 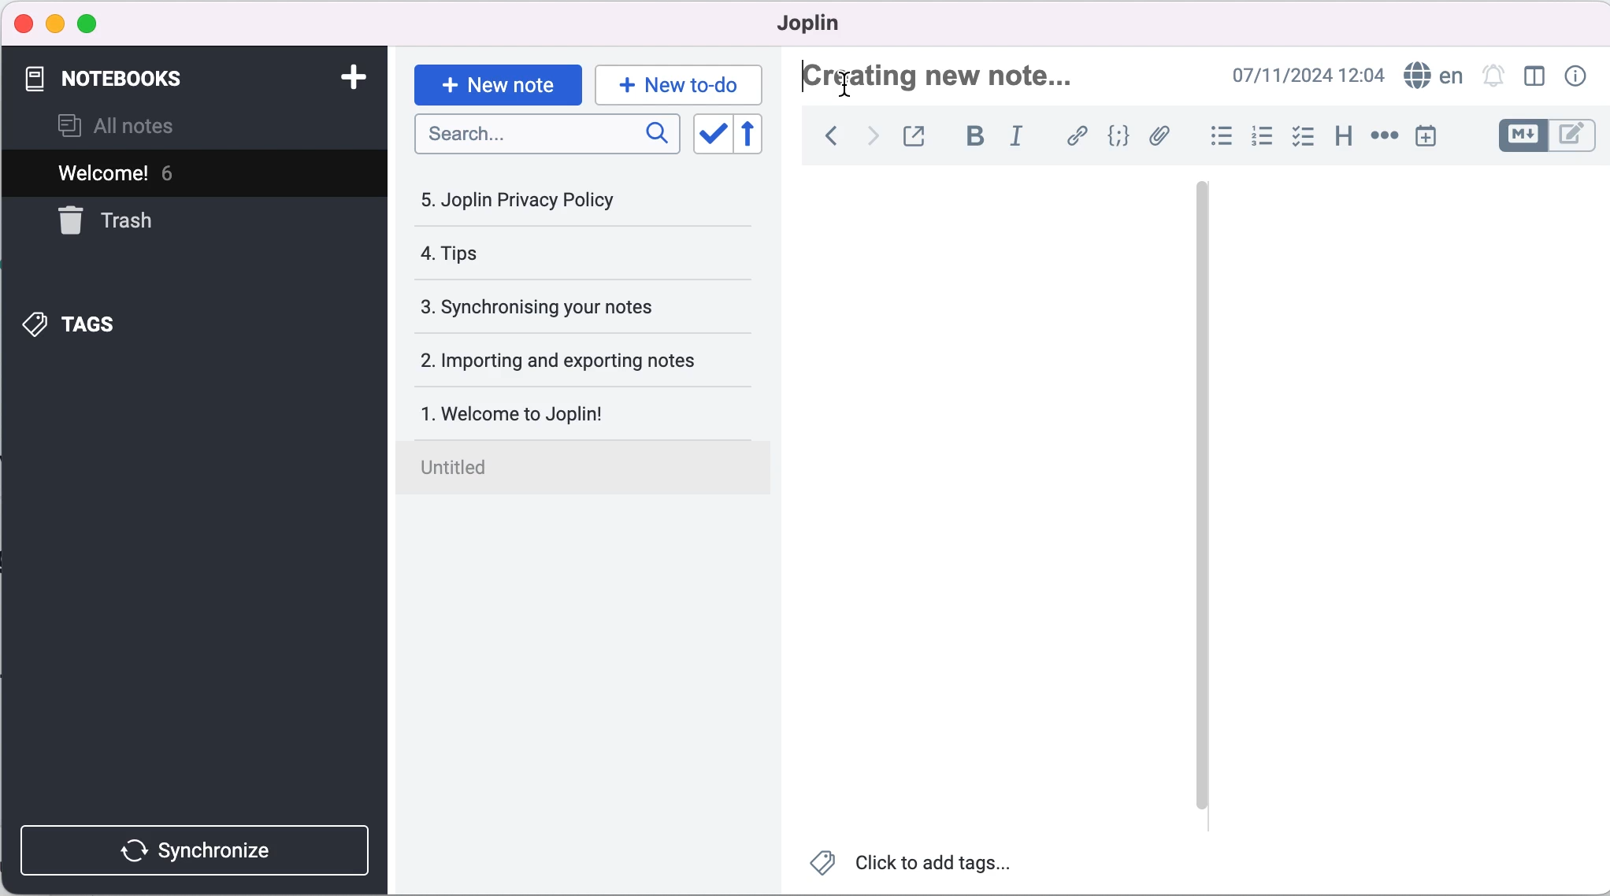 What do you see at coordinates (1214, 139) in the screenshot?
I see `bulleted list` at bounding box center [1214, 139].